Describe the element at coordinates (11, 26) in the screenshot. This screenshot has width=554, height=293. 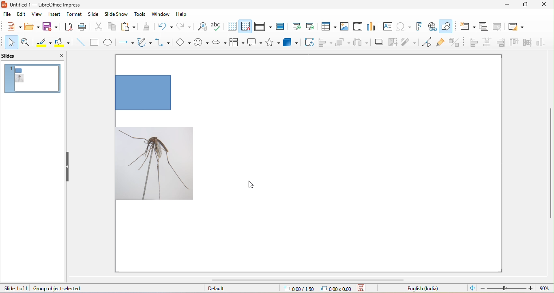
I see `new` at that location.